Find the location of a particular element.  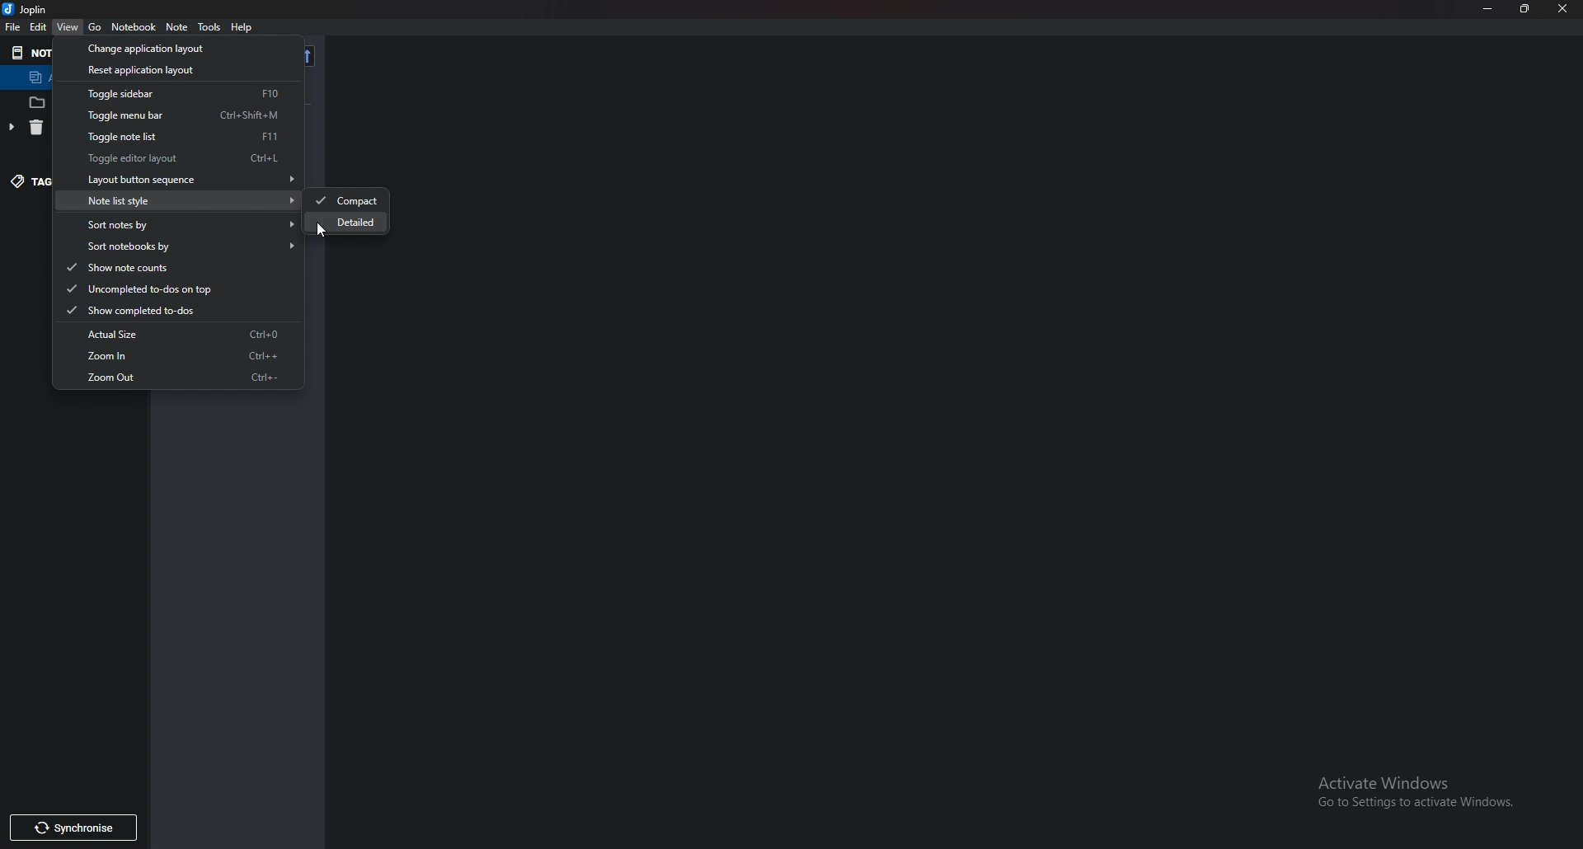

Note is located at coordinates (178, 26).